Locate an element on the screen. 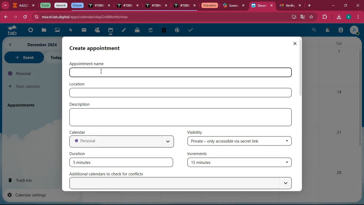 The image size is (364, 205). event is located at coordinates (23, 57).